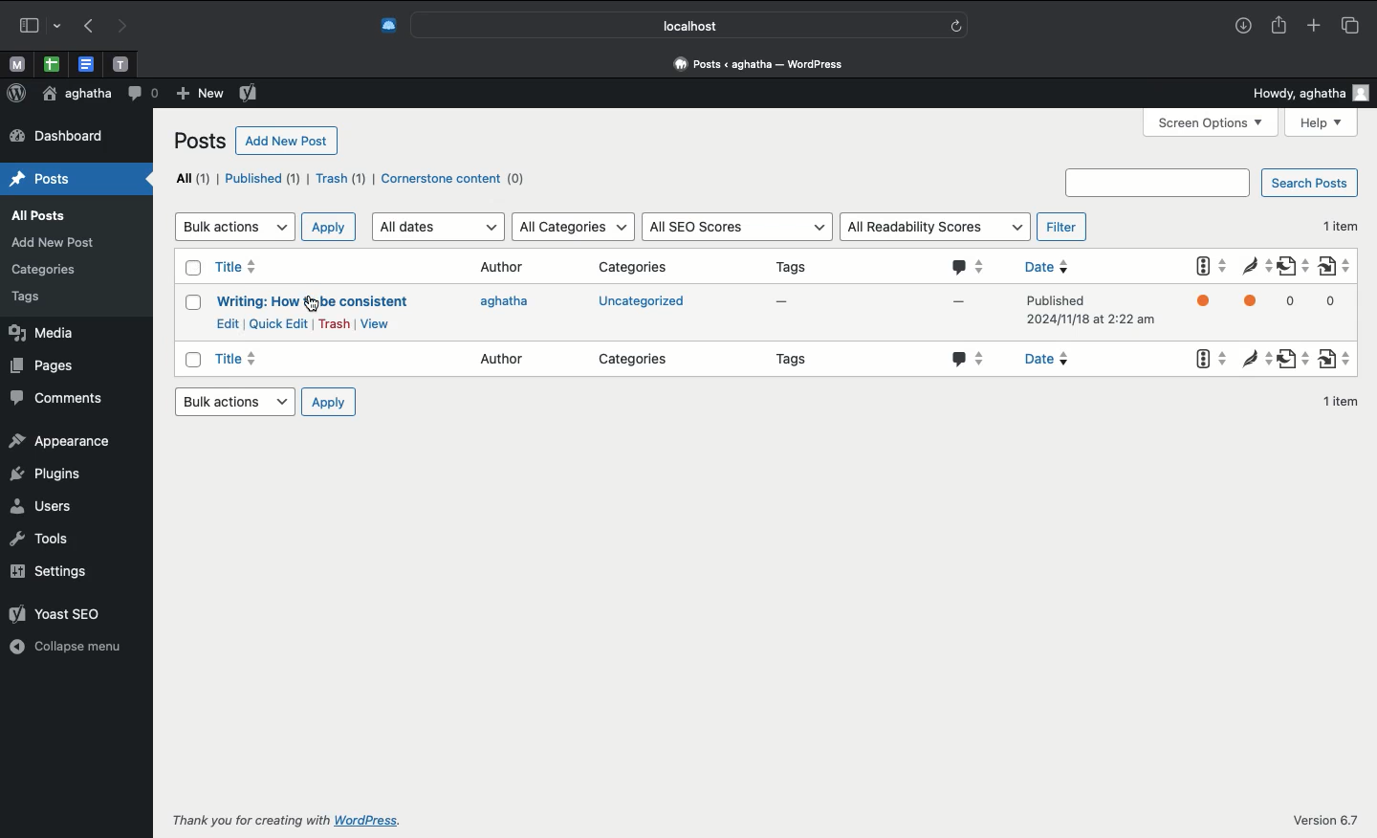  Describe the element at coordinates (232, 225) in the screenshot. I see `Bulk actions` at that location.